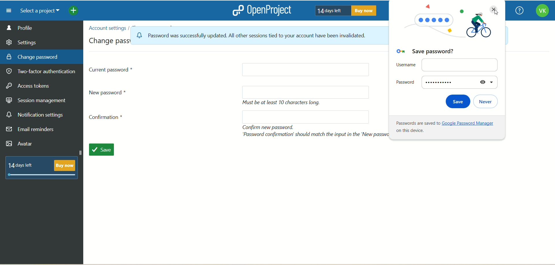 The width and height of the screenshot is (555, 265). Describe the element at coordinates (456, 102) in the screenshot. I see `save` at that location.